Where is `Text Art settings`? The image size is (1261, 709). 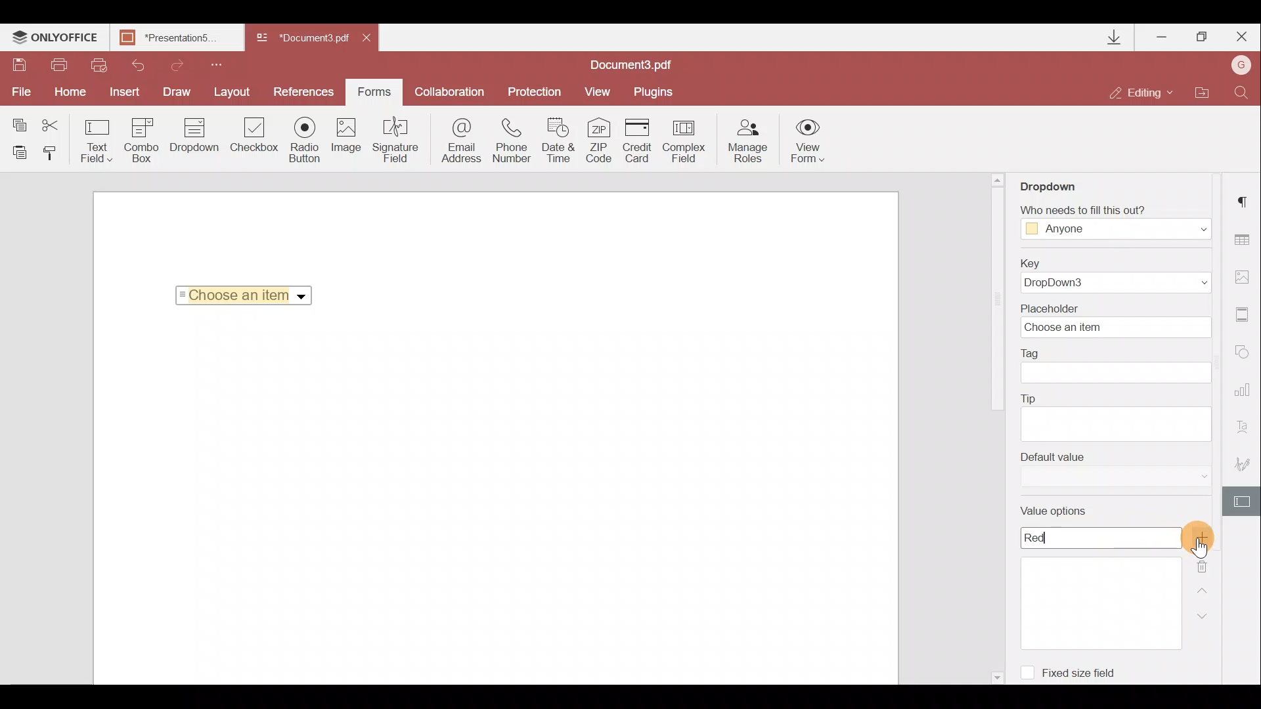
Text Art settings is located at coordinates (1247, 425).